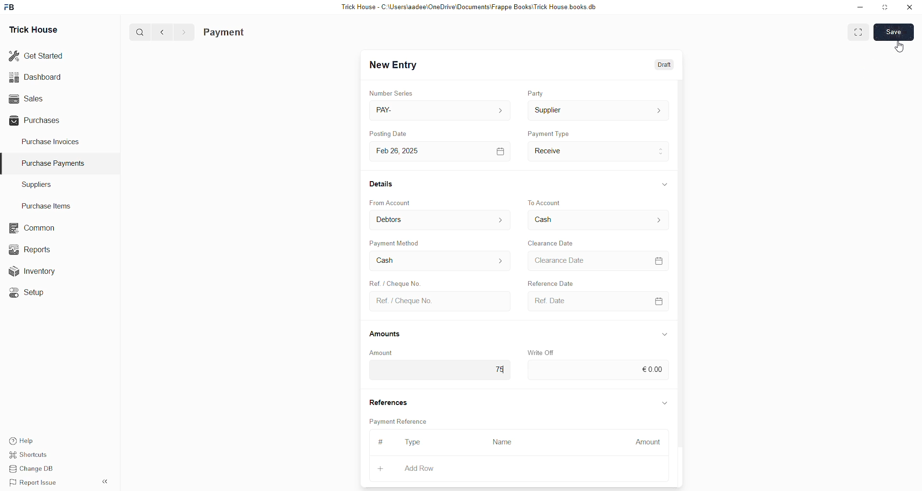 The image size is (922, 491). Describe the element at coordinates (886, 9) in the screenshot. I see `Maximize` at that location.